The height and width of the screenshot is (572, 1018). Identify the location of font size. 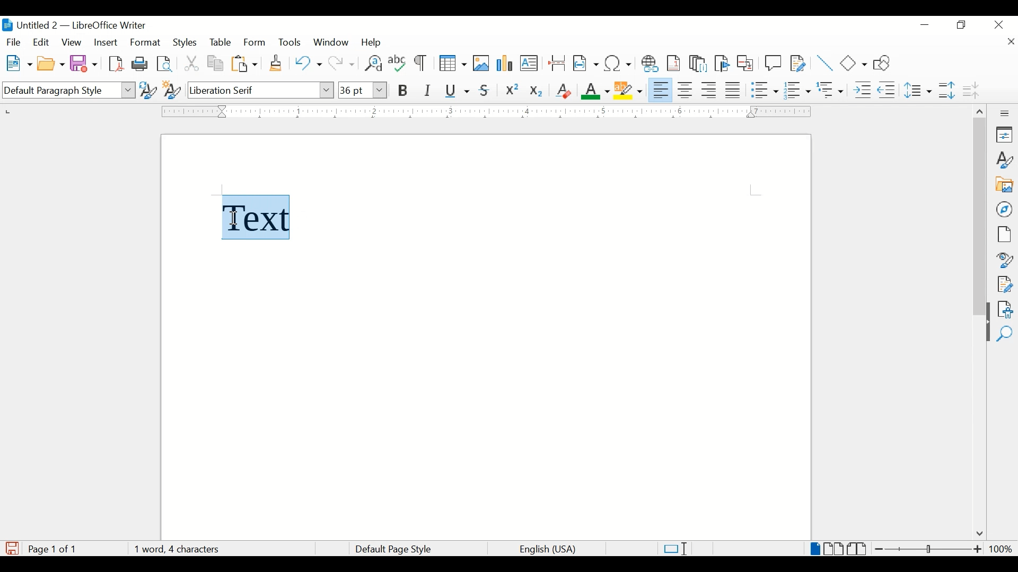
(362, 90).